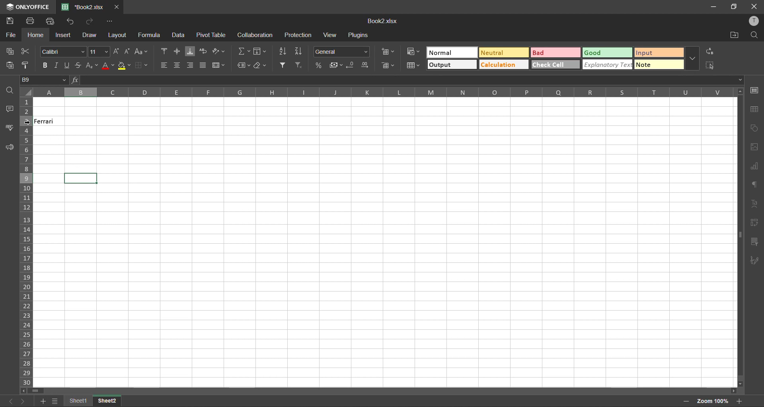 This screenshot has height=407, width=764. Describe the element at coordinates (388, 66) in the screenshot. I see `delete cells` at that location.